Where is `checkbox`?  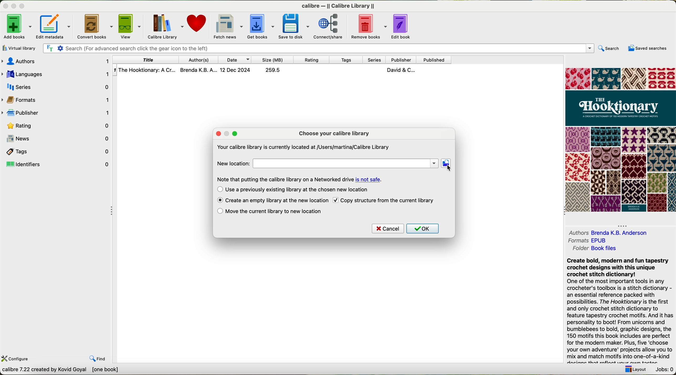 checkbox is located at coordinates (336, 199).